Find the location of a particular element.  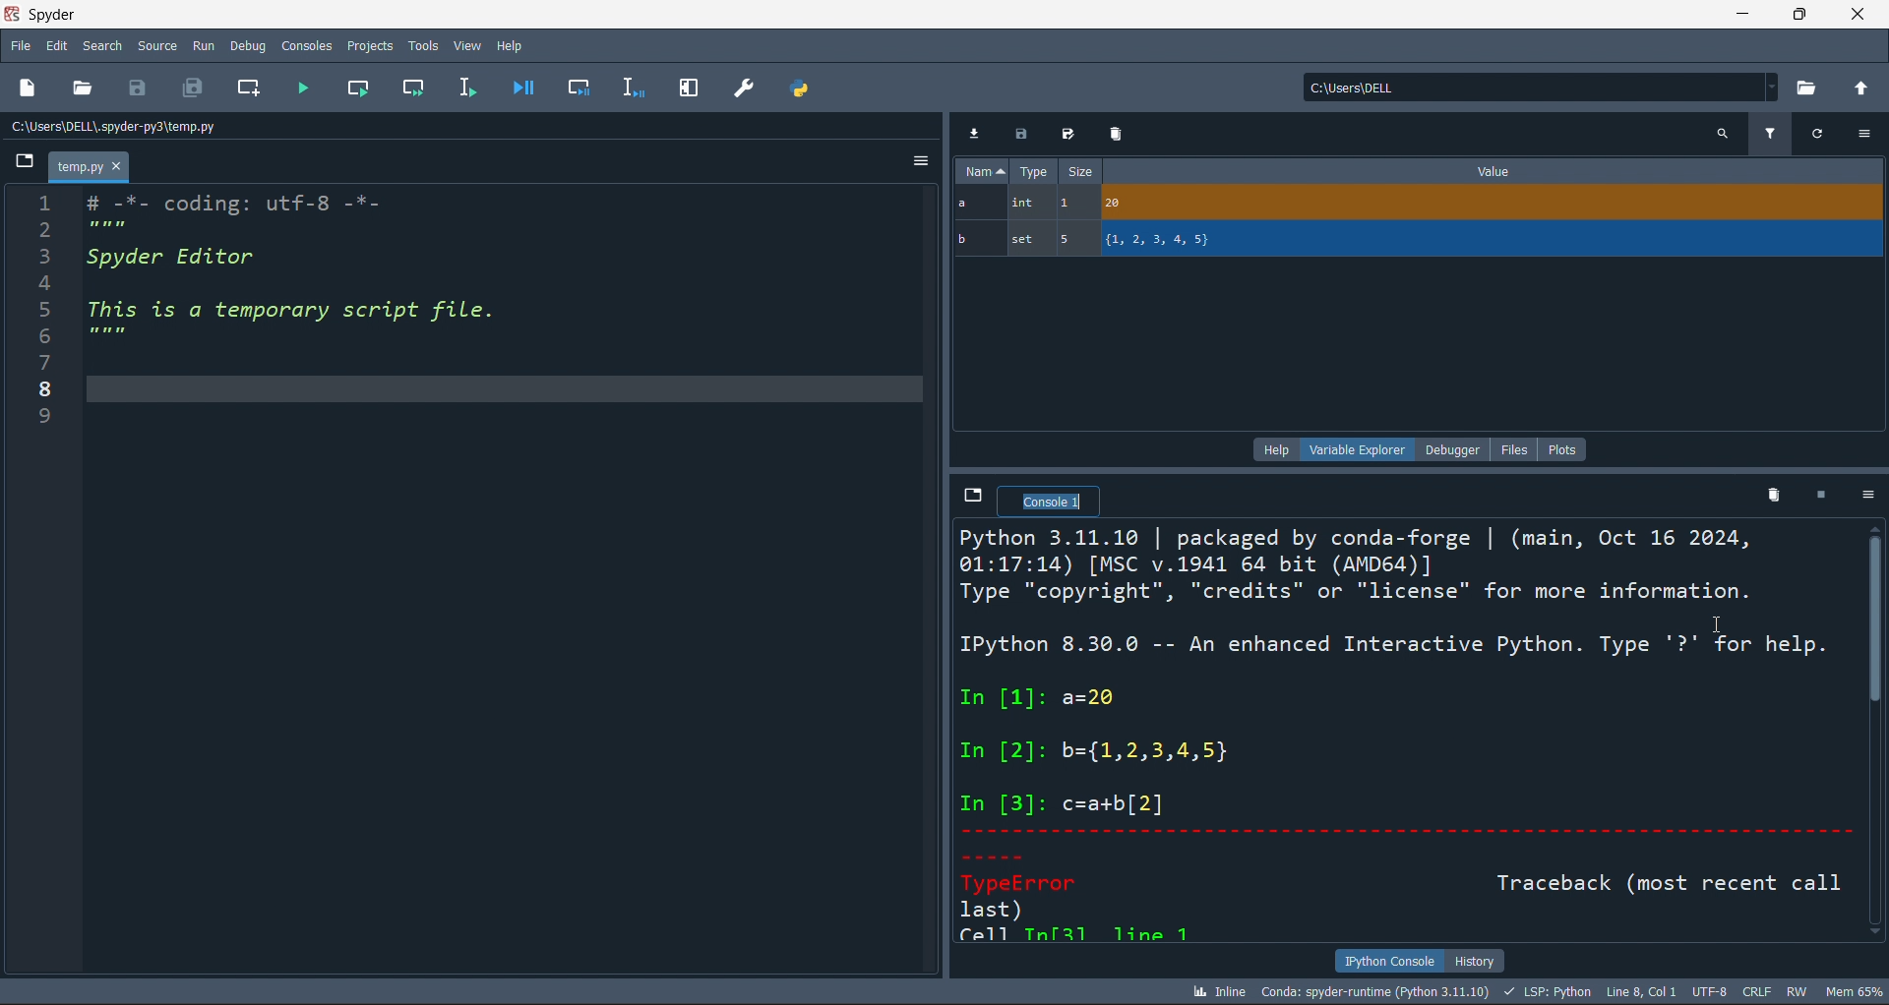

consoles is located at coordinates (304, 44).